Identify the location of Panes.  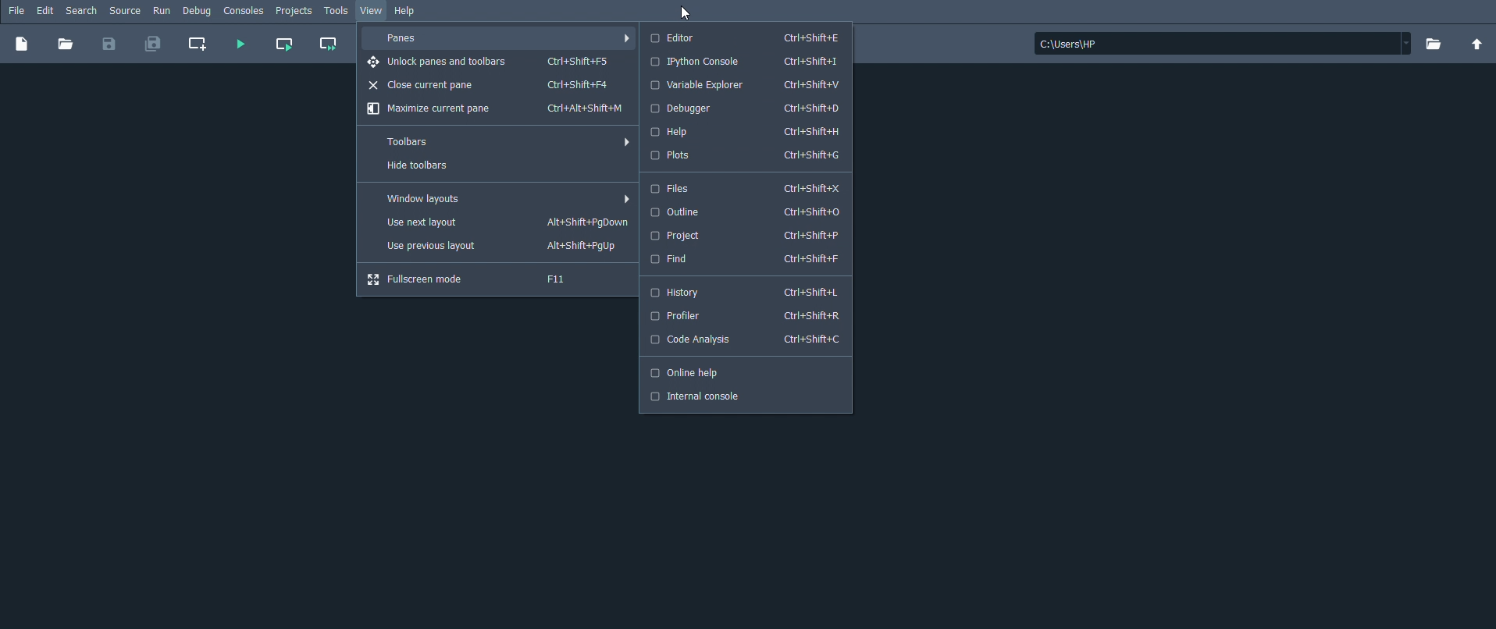
(502, 38).